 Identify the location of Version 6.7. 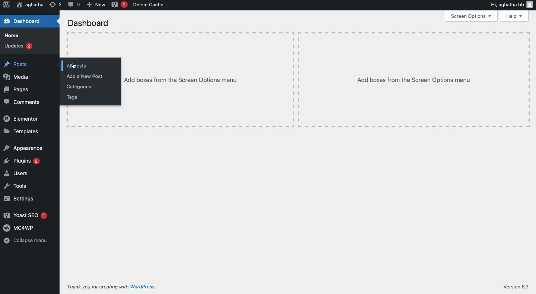
(515, 287).